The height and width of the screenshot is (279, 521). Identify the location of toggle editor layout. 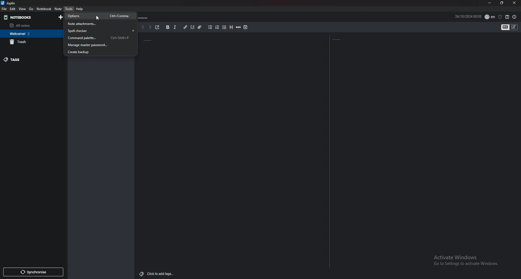
(507, 17).